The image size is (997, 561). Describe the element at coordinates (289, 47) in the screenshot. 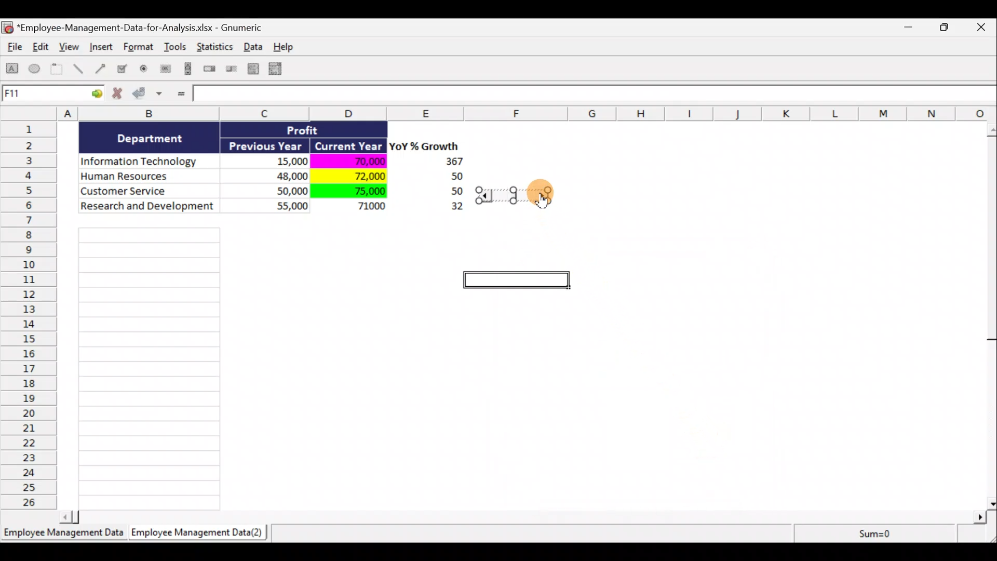

I see `Help` at that location.